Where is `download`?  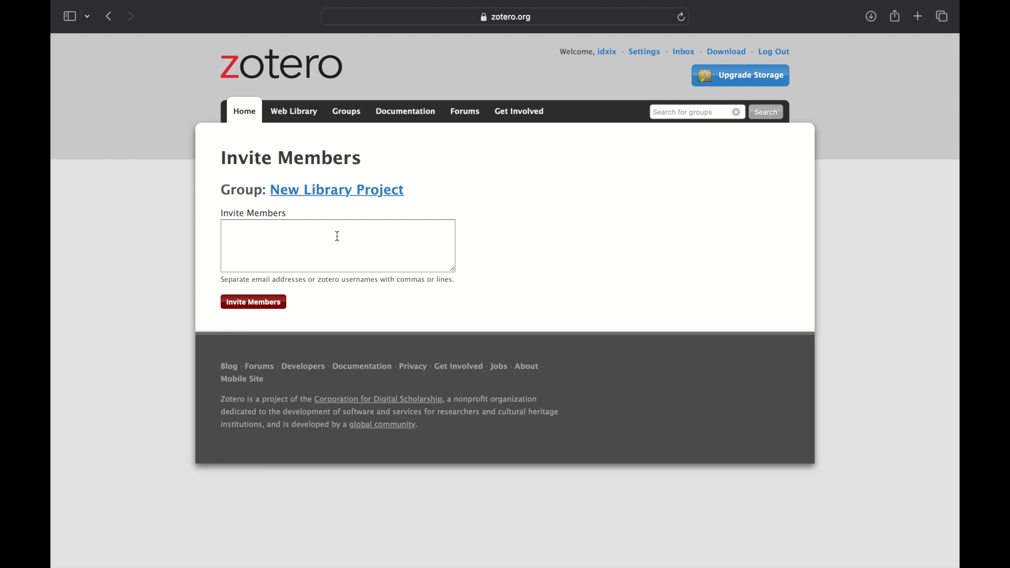 download is located at coordinates (730, 51).